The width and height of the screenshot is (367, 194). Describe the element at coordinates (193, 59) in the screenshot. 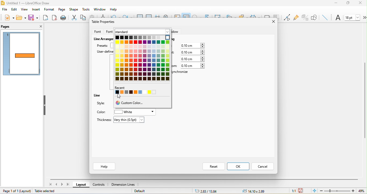

I see `0.10 cm` at that location.